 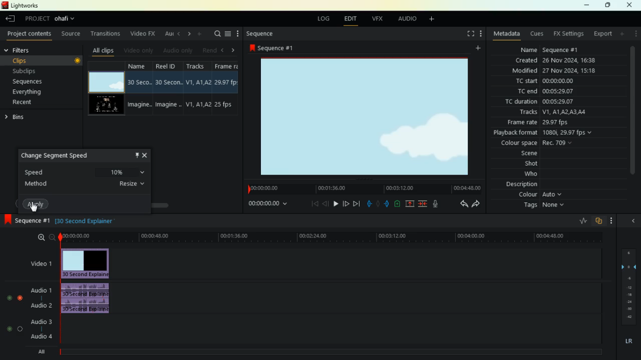 I want to click on left, so click(x=179, y=33).